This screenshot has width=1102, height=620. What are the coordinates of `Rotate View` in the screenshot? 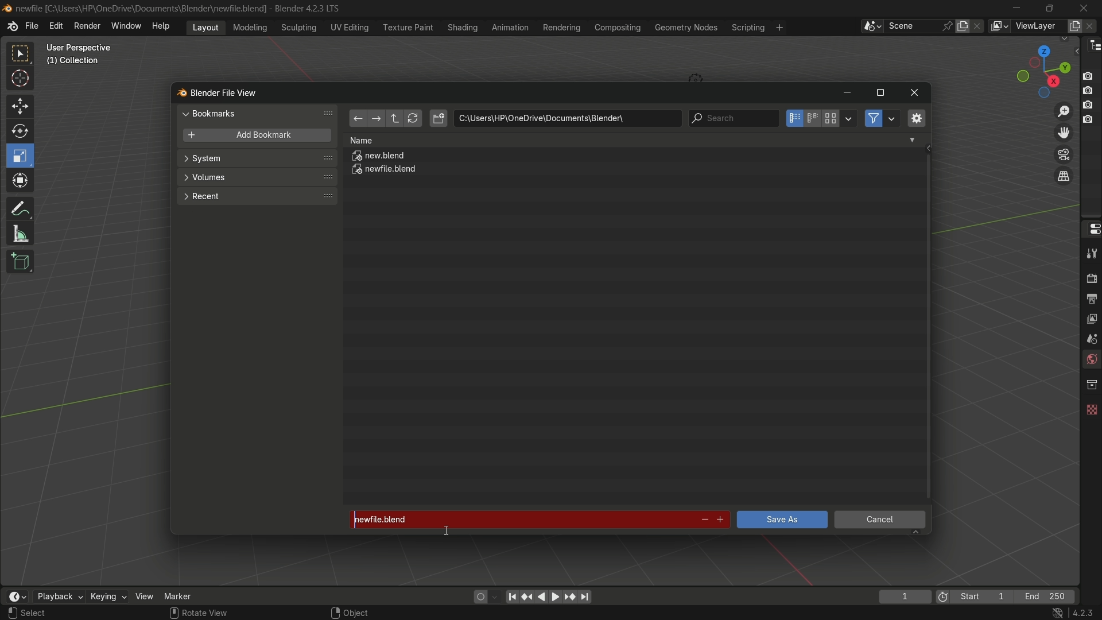 It's located at (199, 613).